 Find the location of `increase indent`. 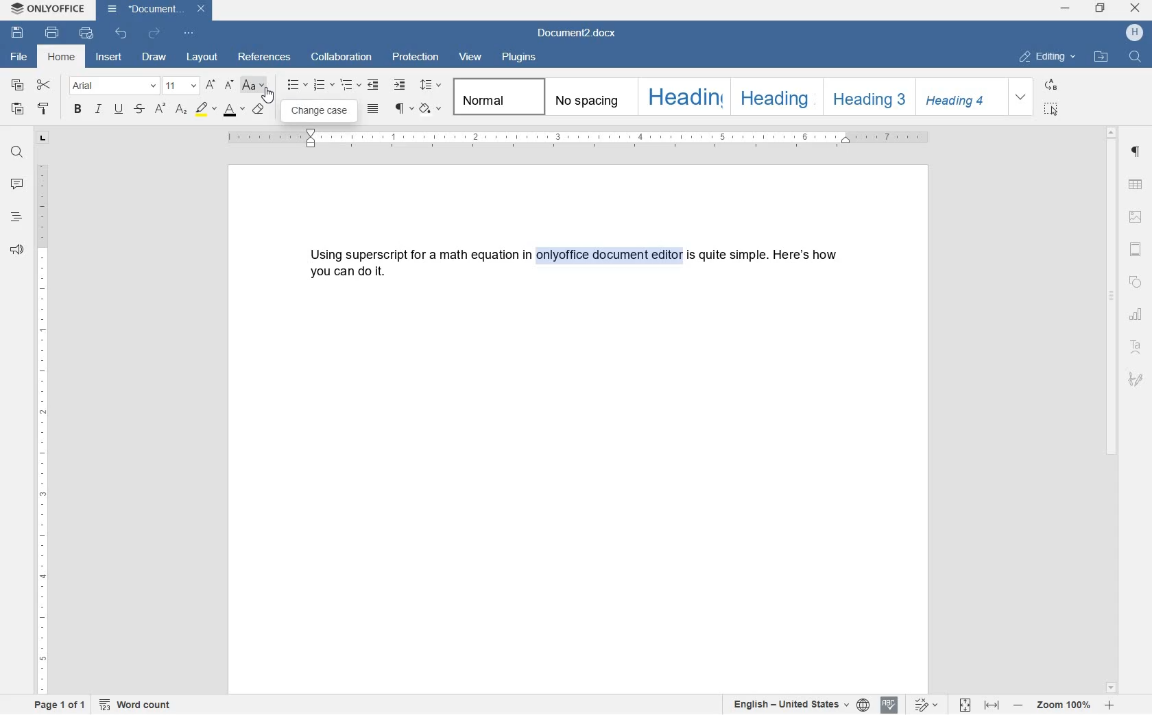

increase indent is located at coordinates (399, 85).